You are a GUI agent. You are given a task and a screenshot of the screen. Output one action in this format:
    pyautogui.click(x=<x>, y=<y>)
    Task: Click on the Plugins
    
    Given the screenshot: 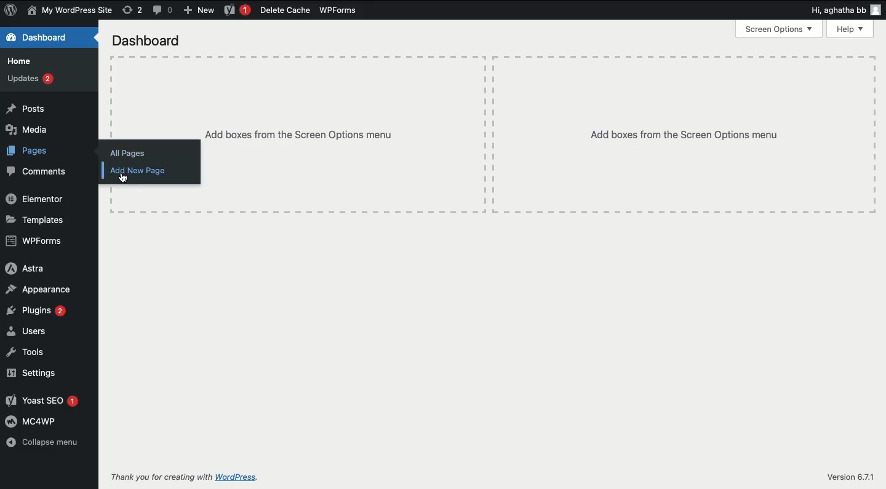 What is the action you would take?
    pyautogui.click(x=35, y=311)
    